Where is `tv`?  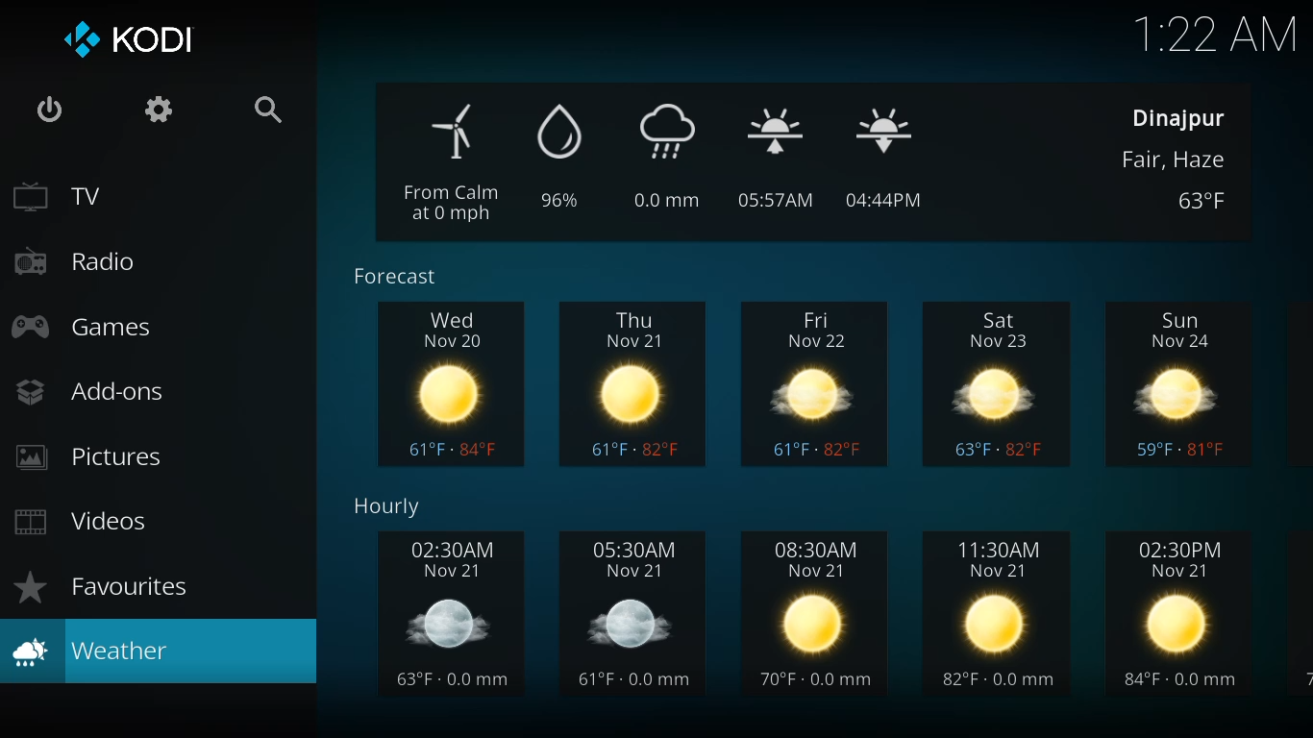 tv is located at coordinates (62, 197).